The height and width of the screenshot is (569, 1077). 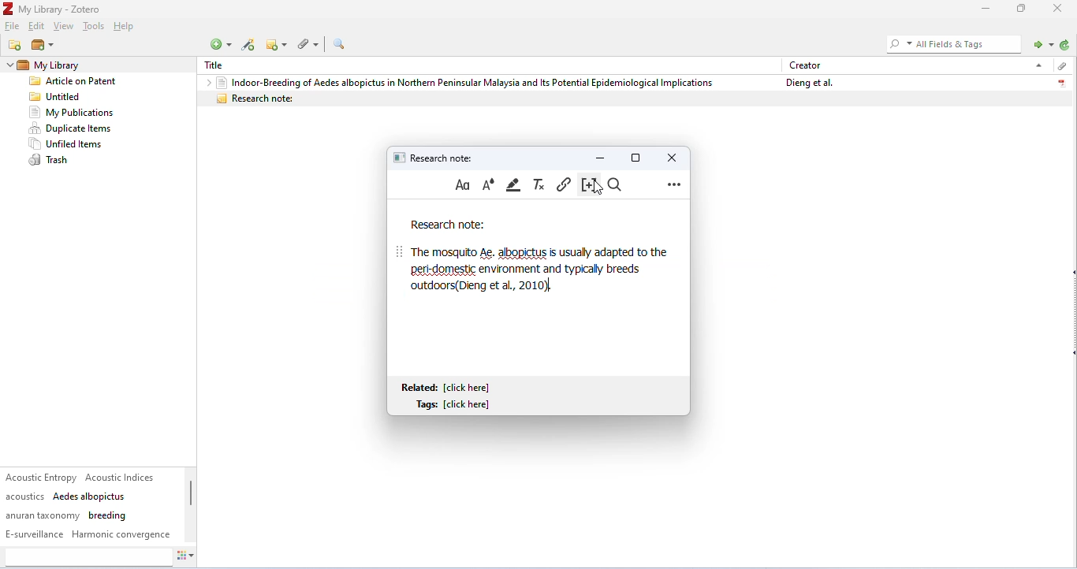 I want to click on close, so click(x=1060, y=8).